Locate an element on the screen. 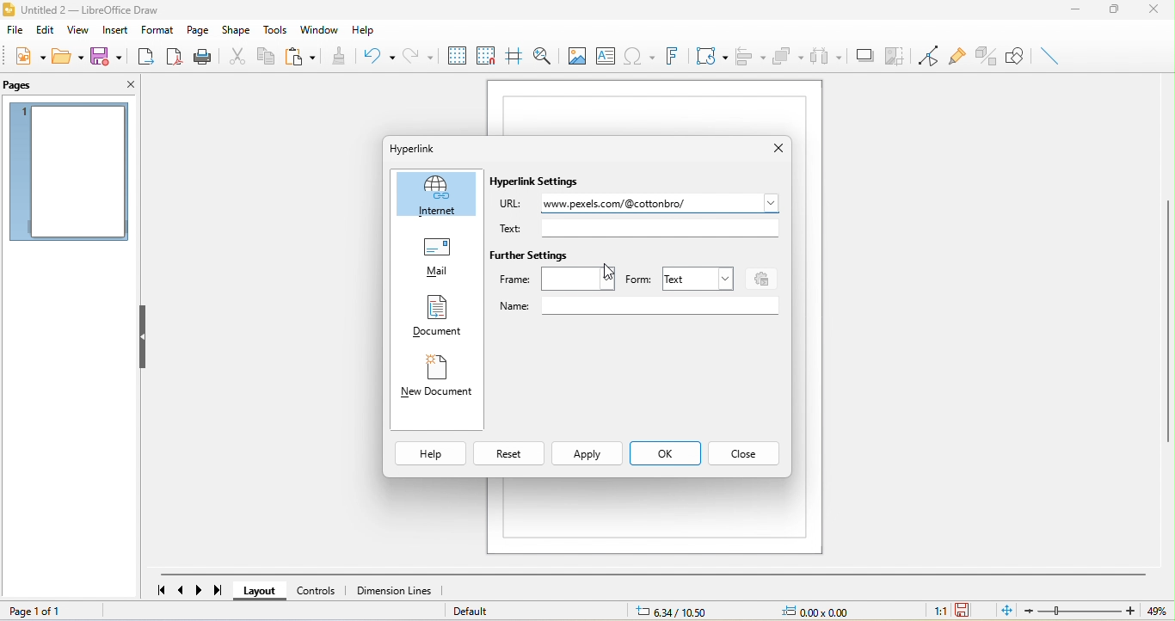 The image size is (1175, 621). mail is located at coordinates (435, 255).